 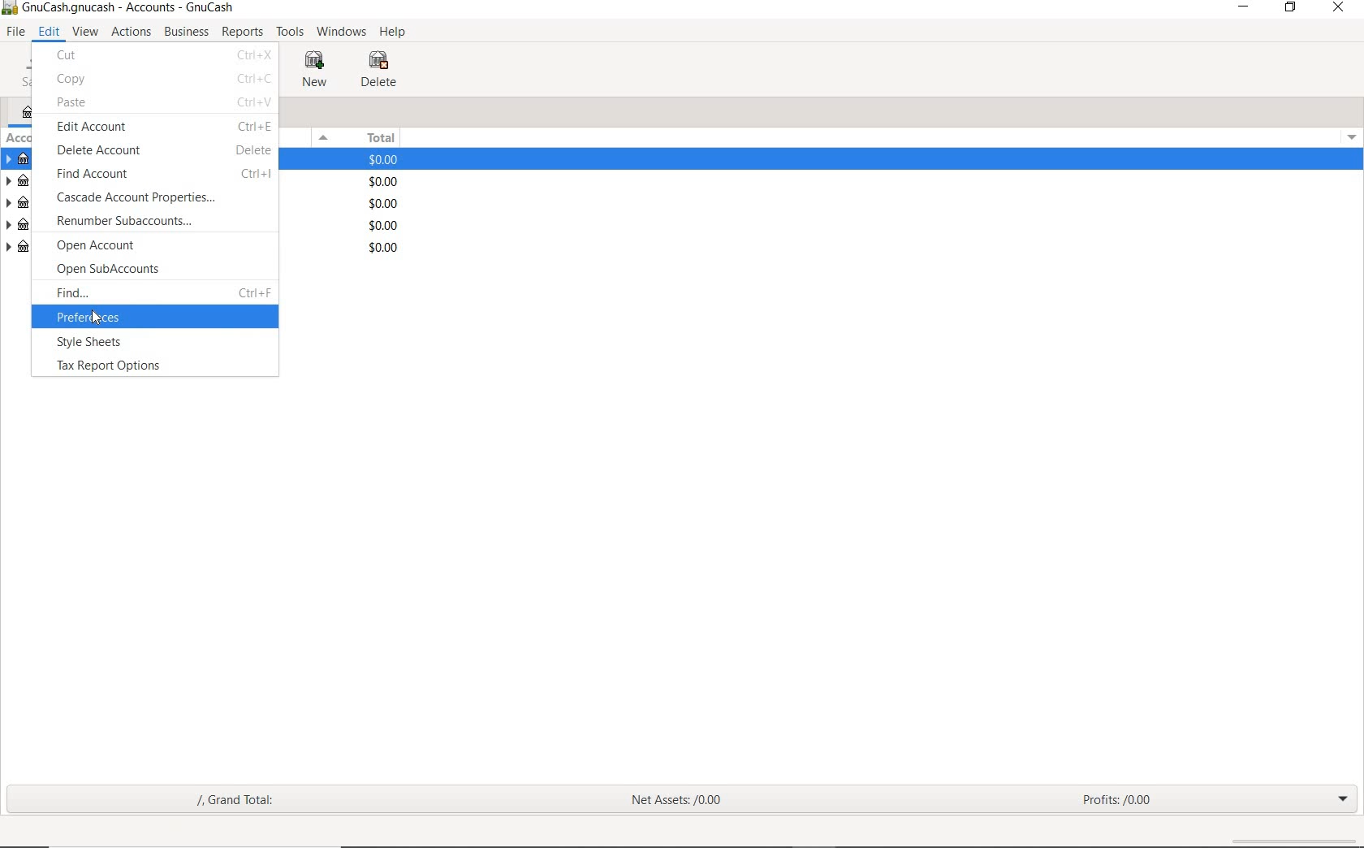 I want to click on cut, so click(x=73, y=58).